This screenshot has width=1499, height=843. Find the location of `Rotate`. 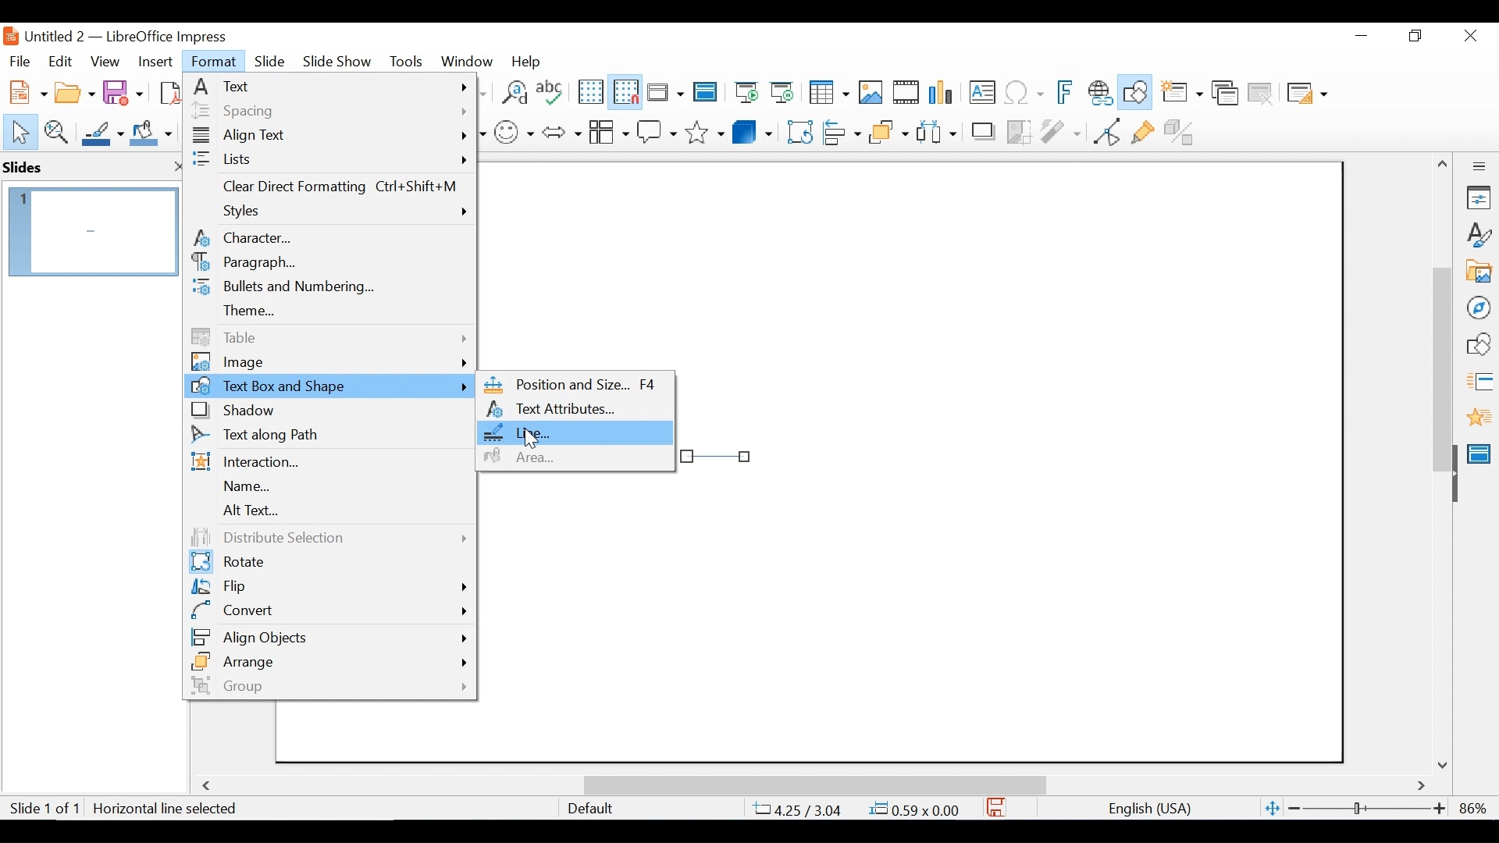

Rotate is located at coordinates (798, 131).